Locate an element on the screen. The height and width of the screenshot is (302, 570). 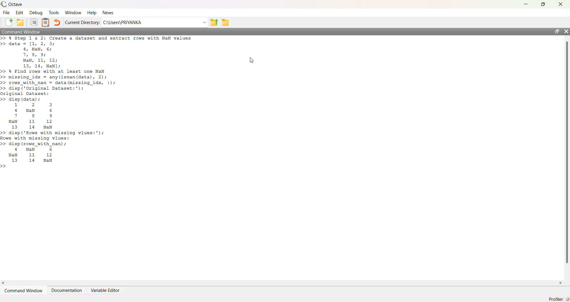
maximize is located at coordinates (557, 31).